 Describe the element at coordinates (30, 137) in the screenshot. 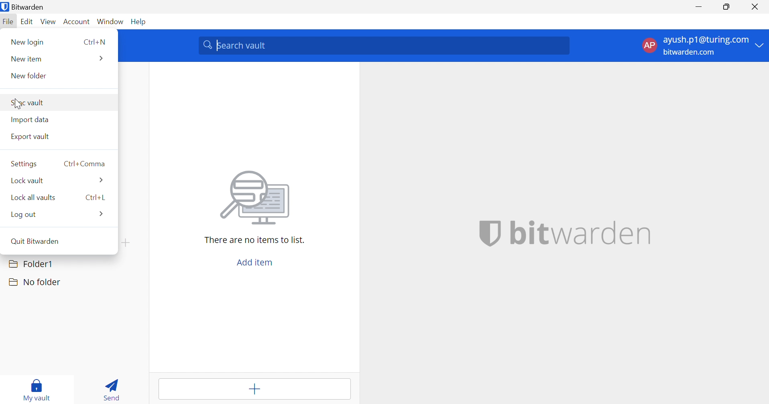

I see `Export Vault` at that location.